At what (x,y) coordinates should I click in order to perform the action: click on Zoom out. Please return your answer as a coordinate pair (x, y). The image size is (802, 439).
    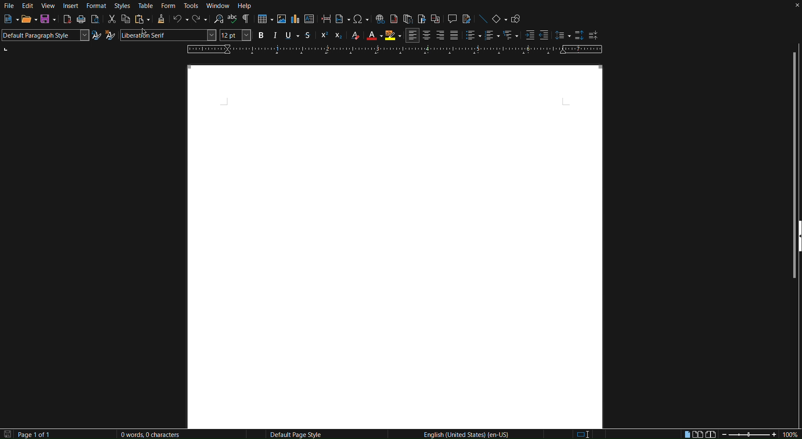
    Looking at the image, I should click on (725, 434).